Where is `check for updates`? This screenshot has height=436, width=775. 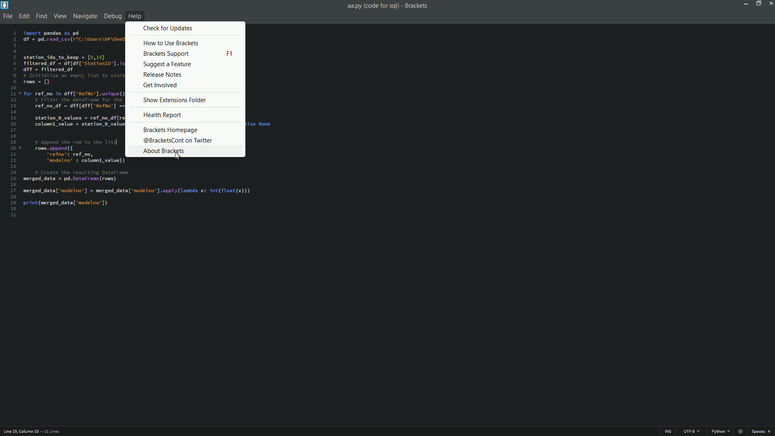
check for updates is located at coordinates (167, 27).